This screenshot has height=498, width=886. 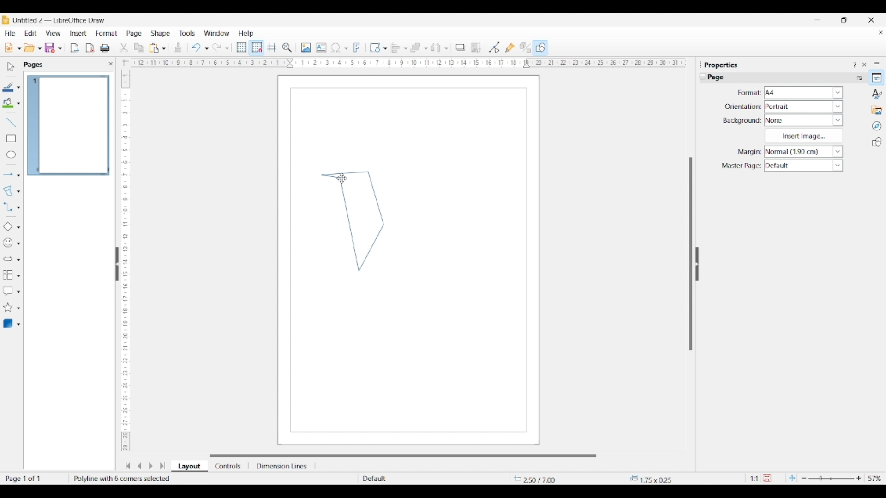 I want to click on Selected open options, so click(x=30, y=48).